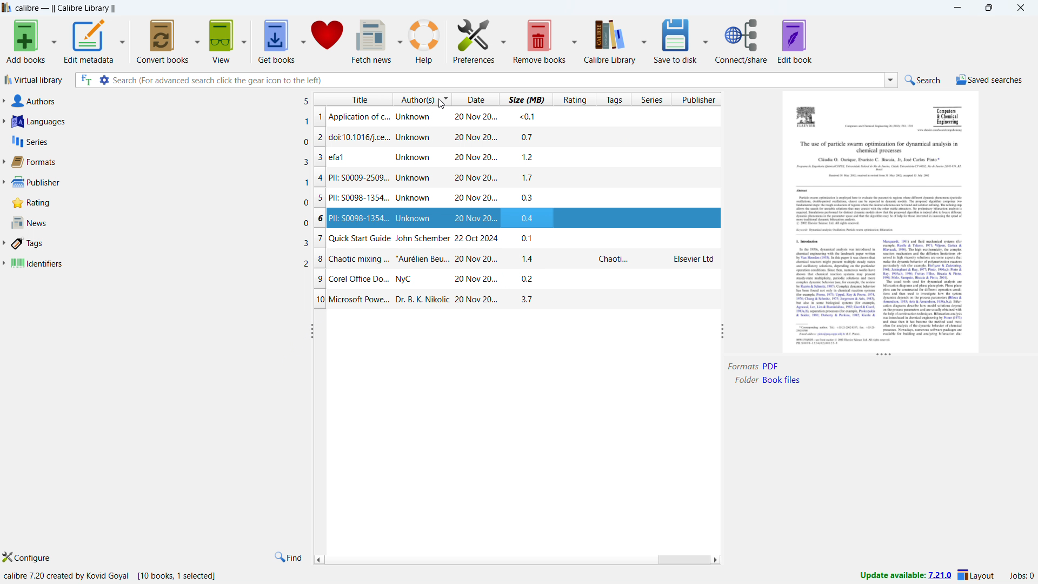 This screenshot has height=584, width=1038. What do you see at coordinates (771, 366) in the screenshot?
I see `PDF` at bounding box center [771, 366].